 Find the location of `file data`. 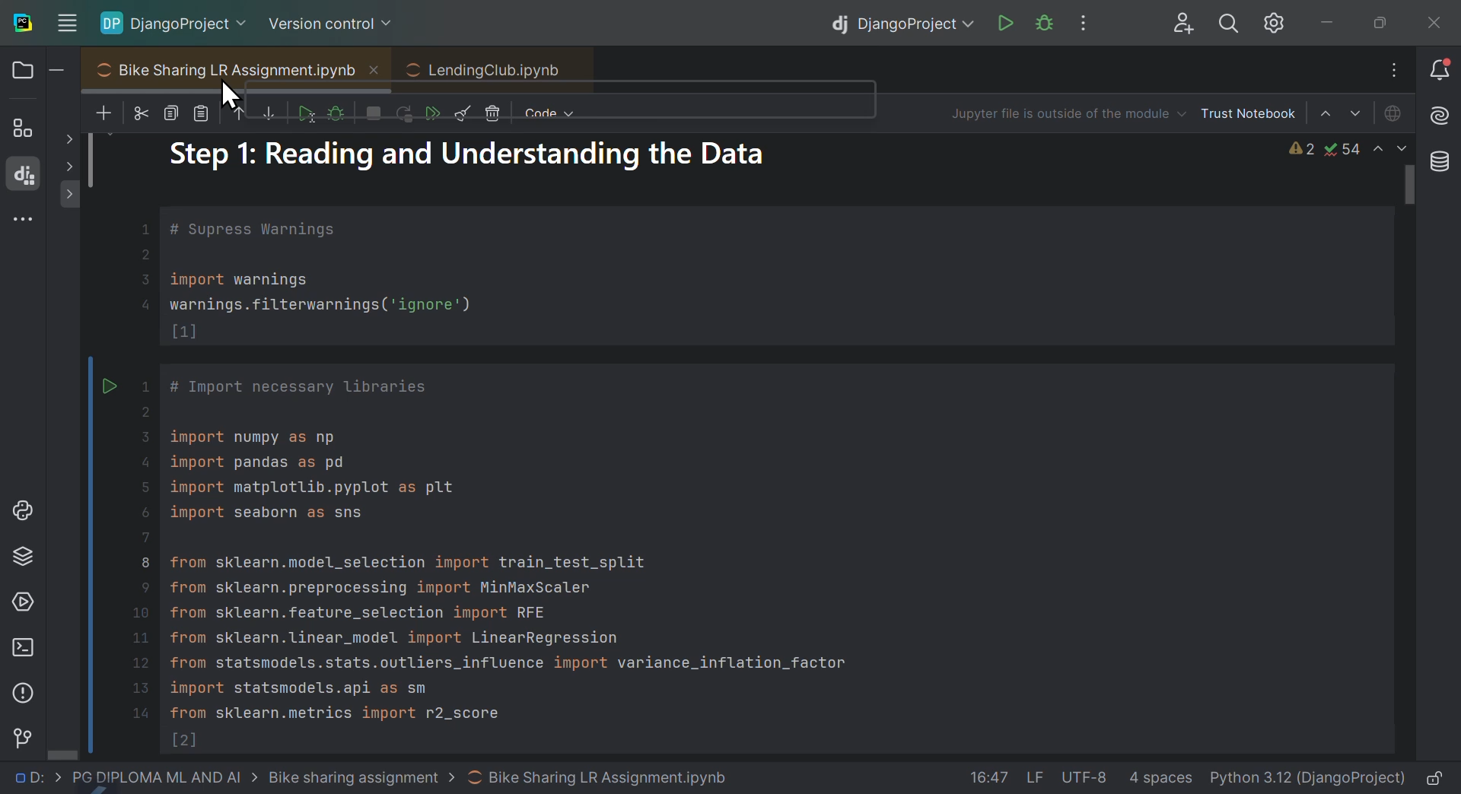

file data is located at coordinates (1081, 777).